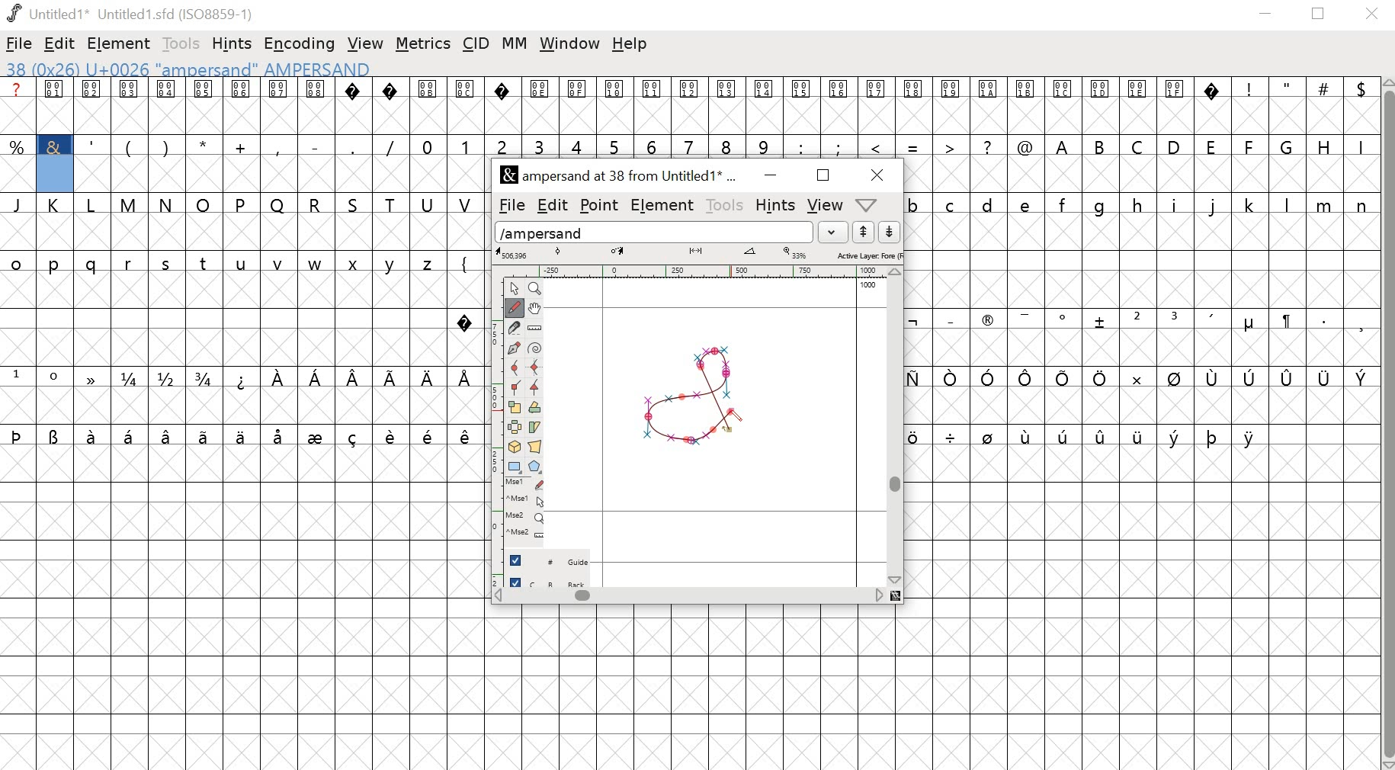 The image size is (1395, 770). Describe the element at coordinates (537, 307) in the screenshot. I see `scroll by hand` at that location.